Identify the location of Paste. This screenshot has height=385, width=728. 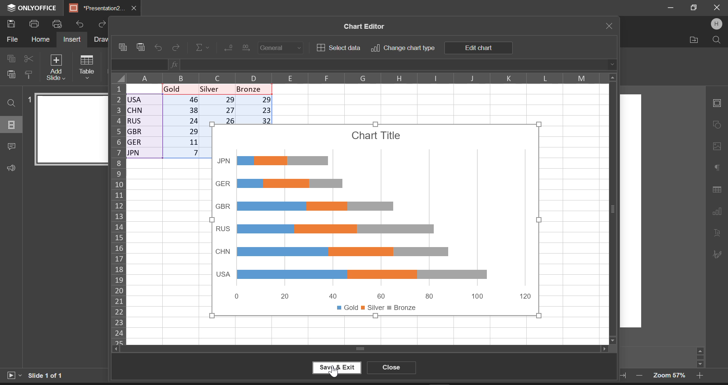
(11, 76).